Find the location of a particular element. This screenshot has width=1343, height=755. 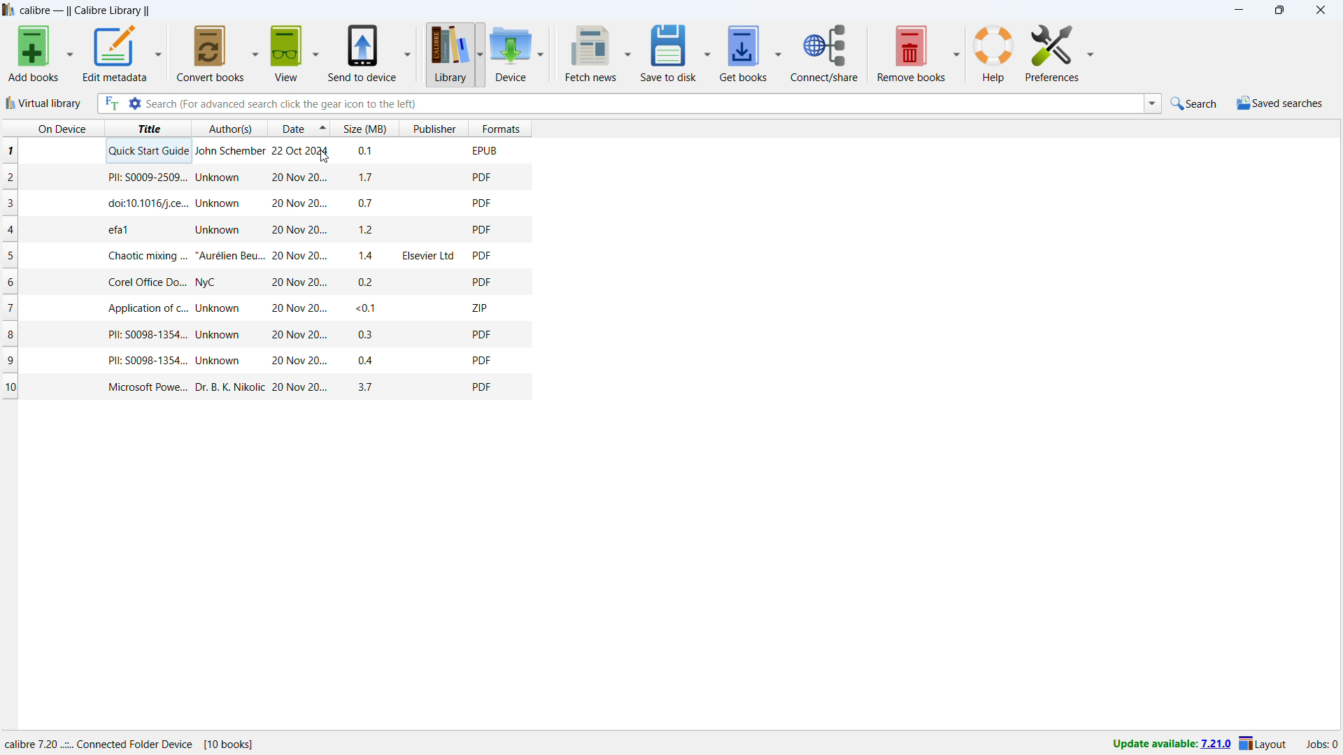

add books is located at coordinates (34, 54).